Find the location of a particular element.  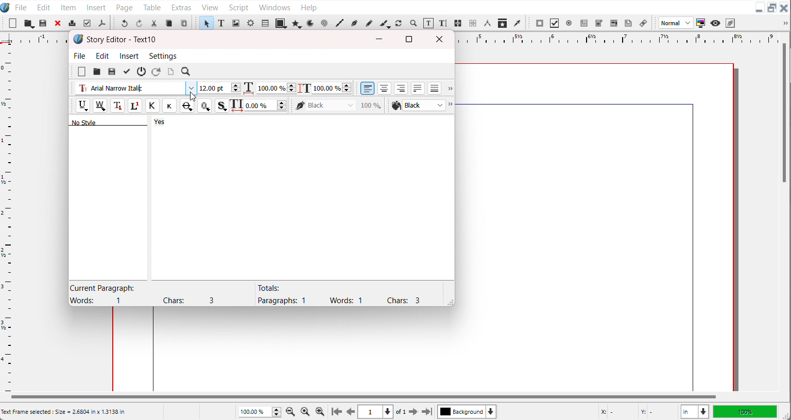

Align text center is located at coordinates (385, 88).